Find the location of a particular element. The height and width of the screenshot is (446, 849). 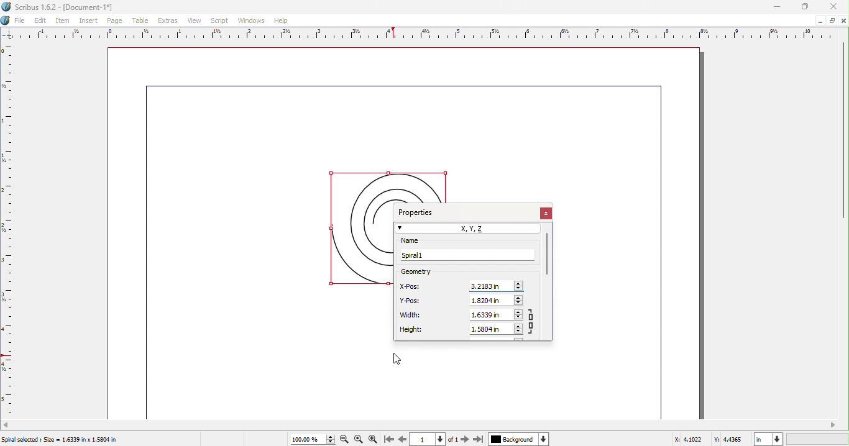

change unit is located at coordinates (778, 439).